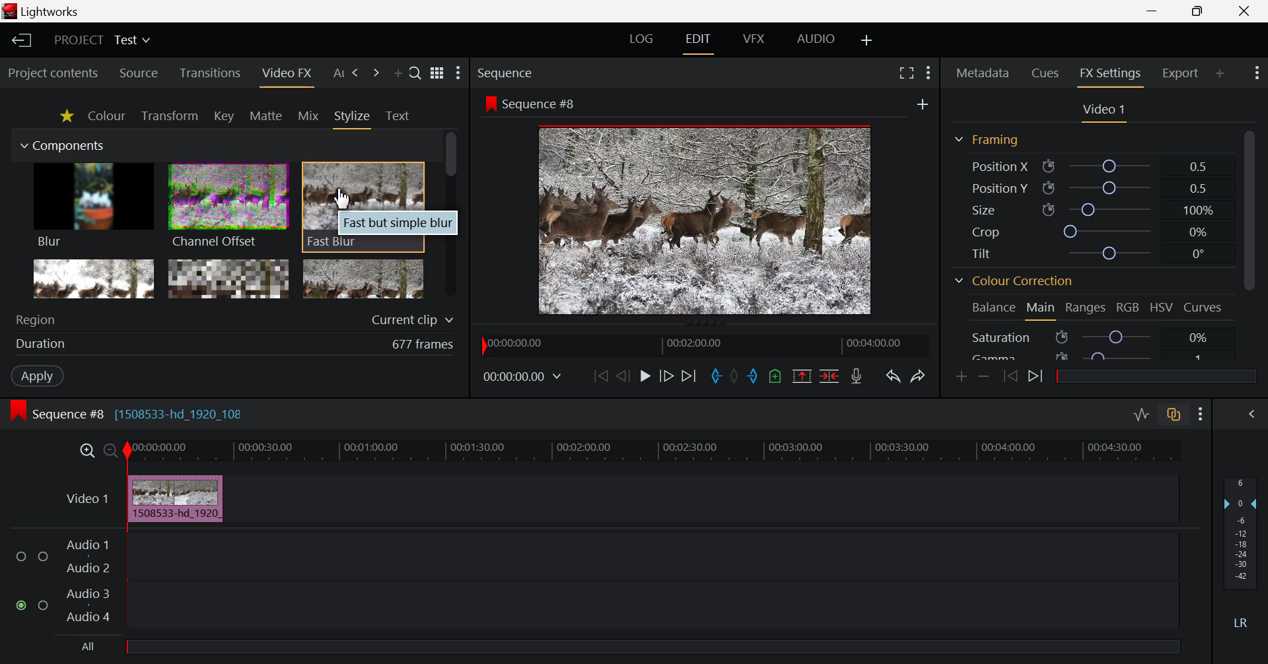 Image resolution: width=1268 pixels, height=664 pixels. I want to click on Cursor MOUSE_DOWN on Fast Blur, so click(363, 182).